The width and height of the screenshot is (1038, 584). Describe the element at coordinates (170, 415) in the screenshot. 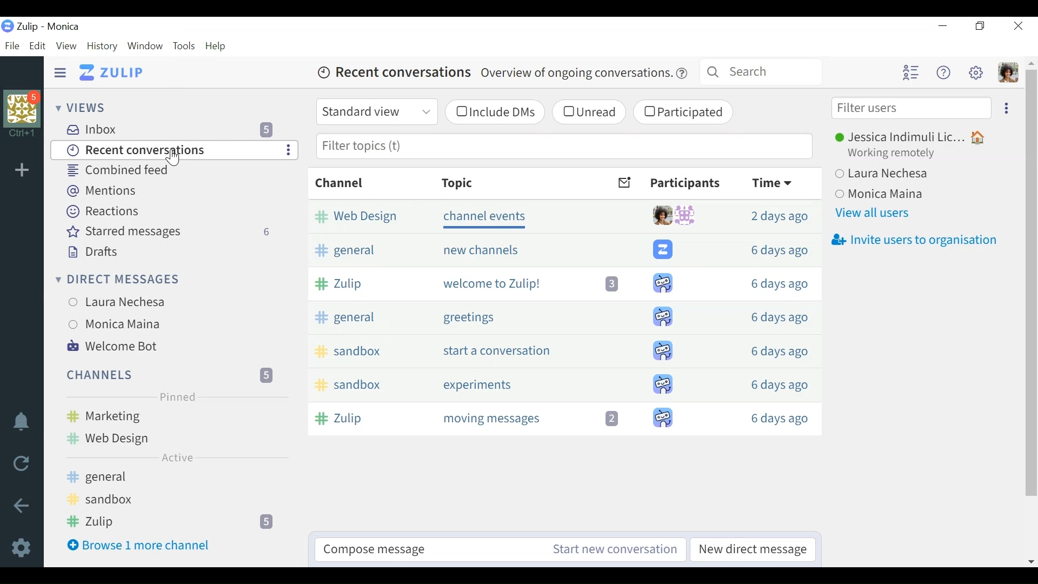

I see `Marketing` at that location.